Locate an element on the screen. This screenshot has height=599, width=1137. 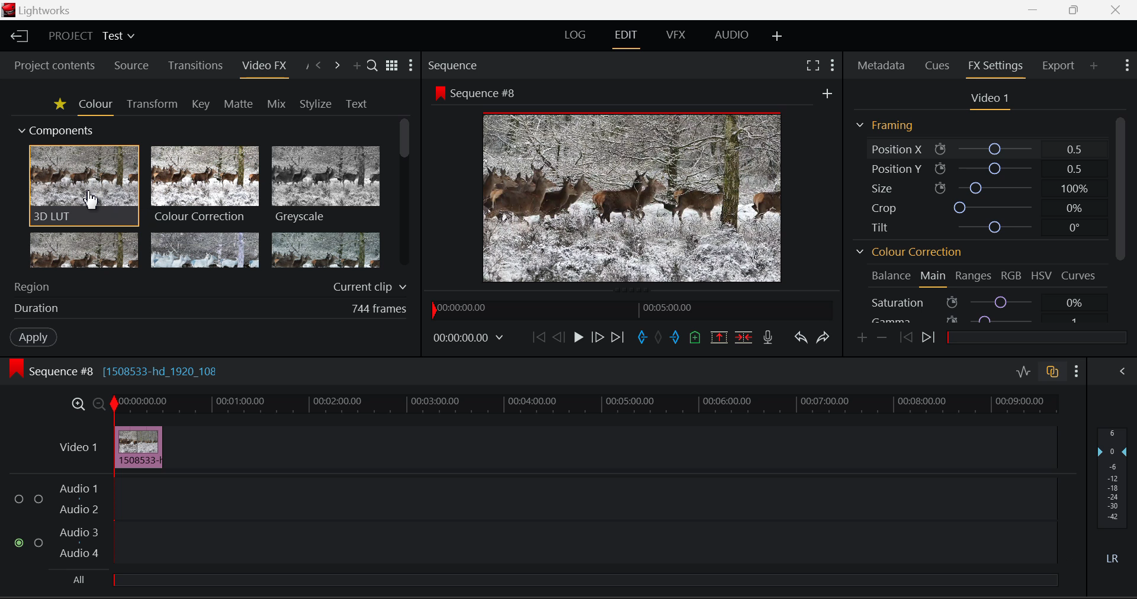
Toggle audio levels editing is located at coordinates (1023, 371).